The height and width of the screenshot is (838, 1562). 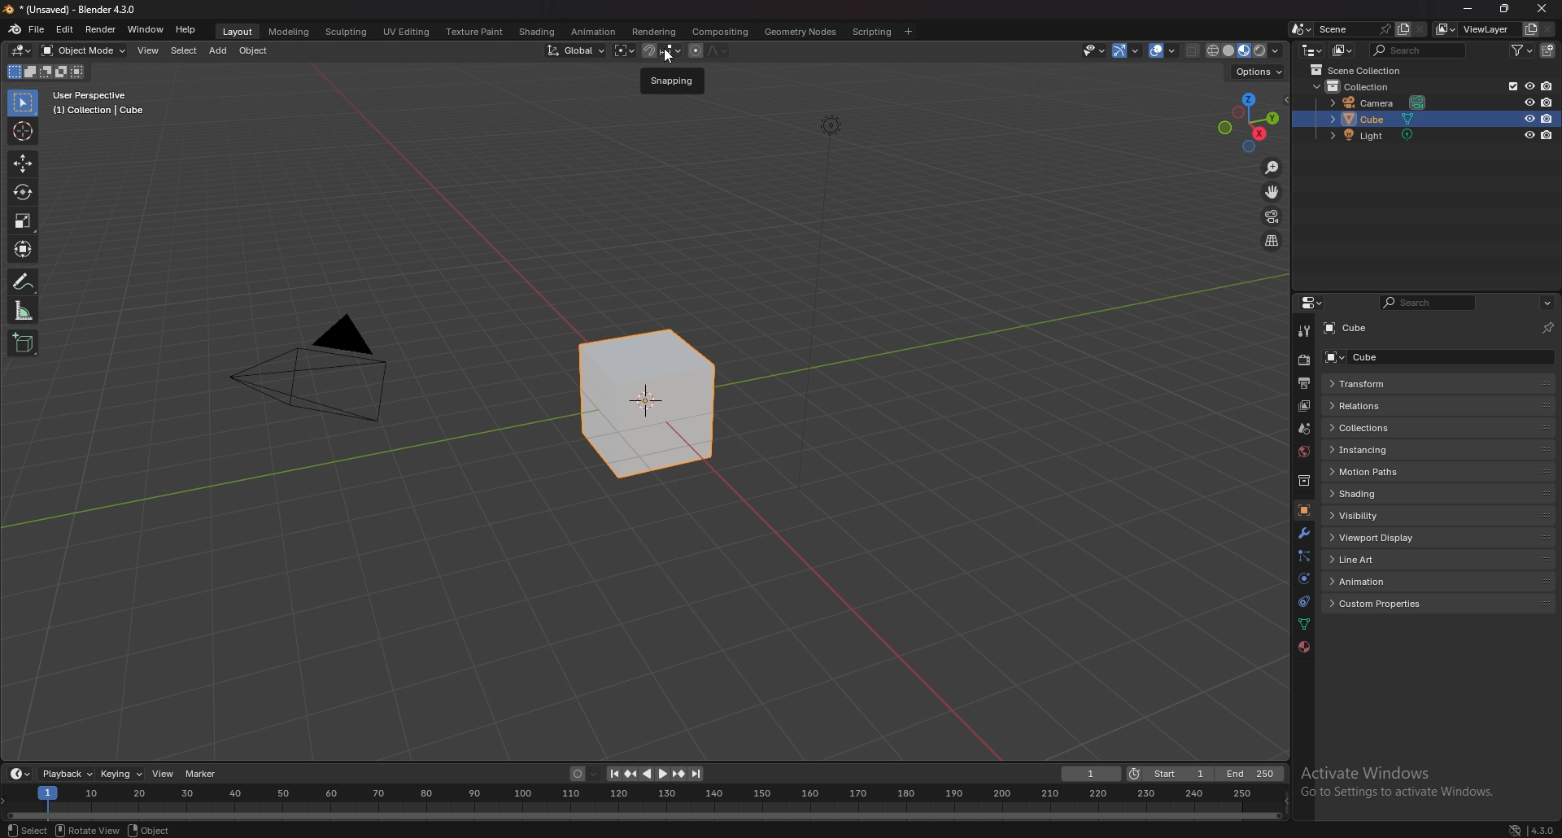 What do you see at coordinates (1303, 360) in the screenshot?
I see `render` at bounding box center [1303, 360].